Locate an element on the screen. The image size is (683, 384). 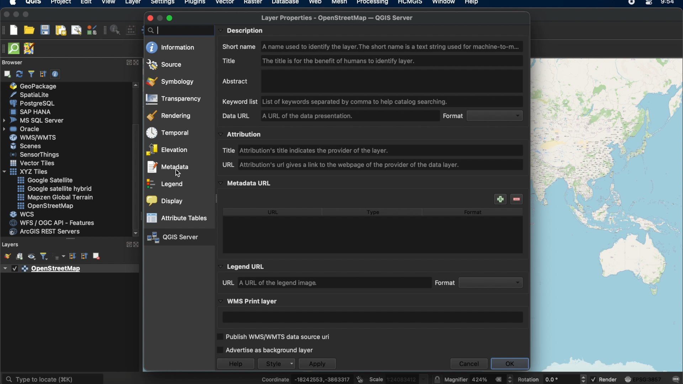
attribute tables is located at coordinates (178, 218).